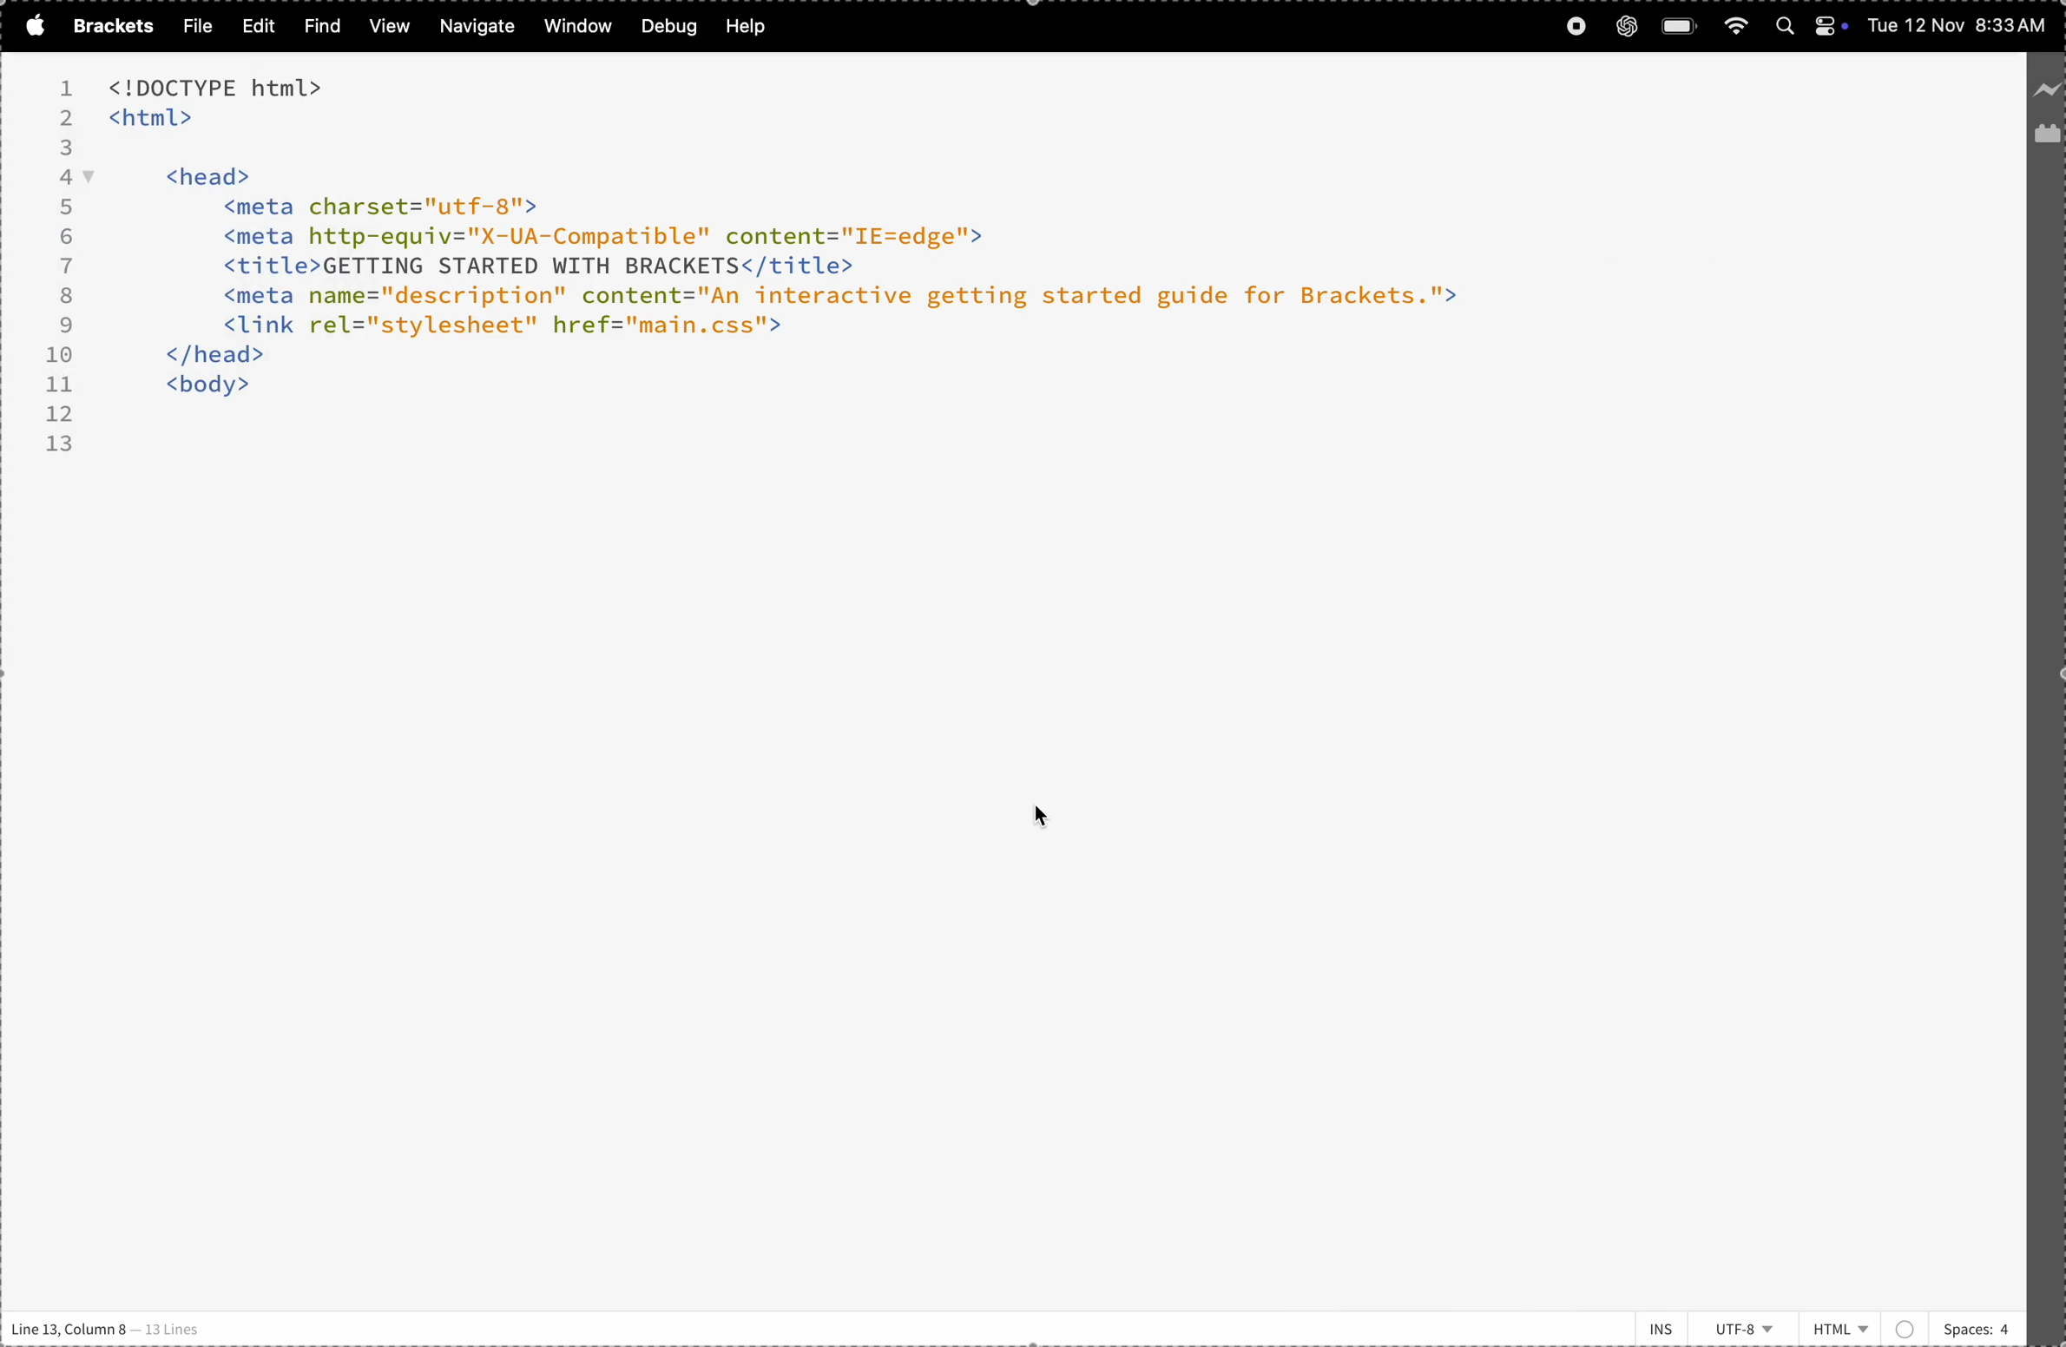 The width and height of the screenshot is (2066, 1347). I want to click on ins, so click(1652, 1321).